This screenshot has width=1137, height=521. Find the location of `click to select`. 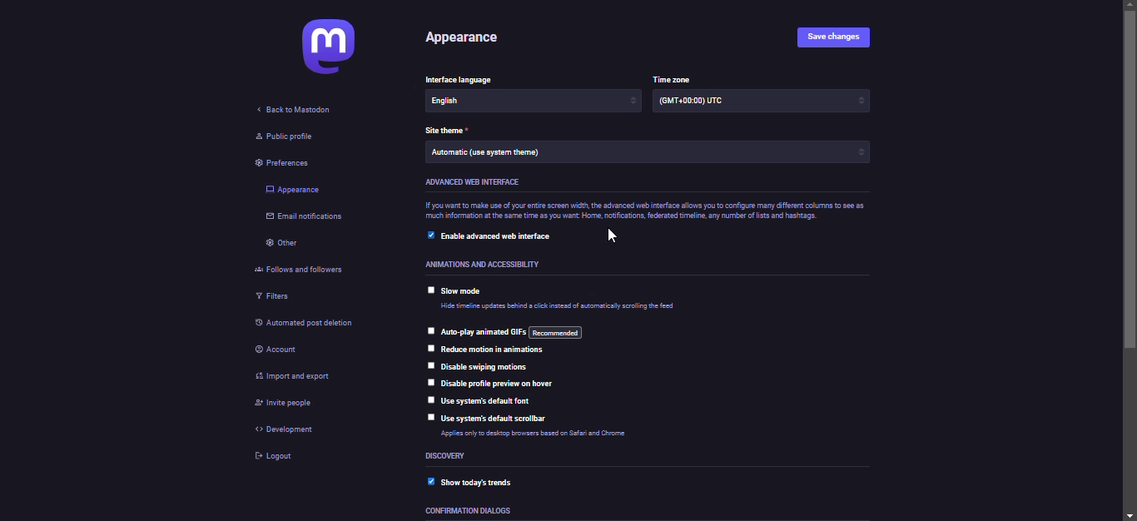

click to select is located at coordinates (429, 417).